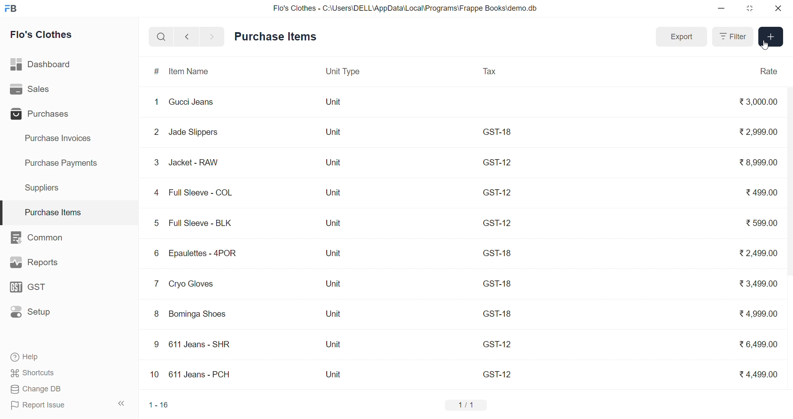 The image size is (793, 419). What do you see at coordinates (680, 38) in the screenshot?
I see `Export` at bounding box center [680, 38].